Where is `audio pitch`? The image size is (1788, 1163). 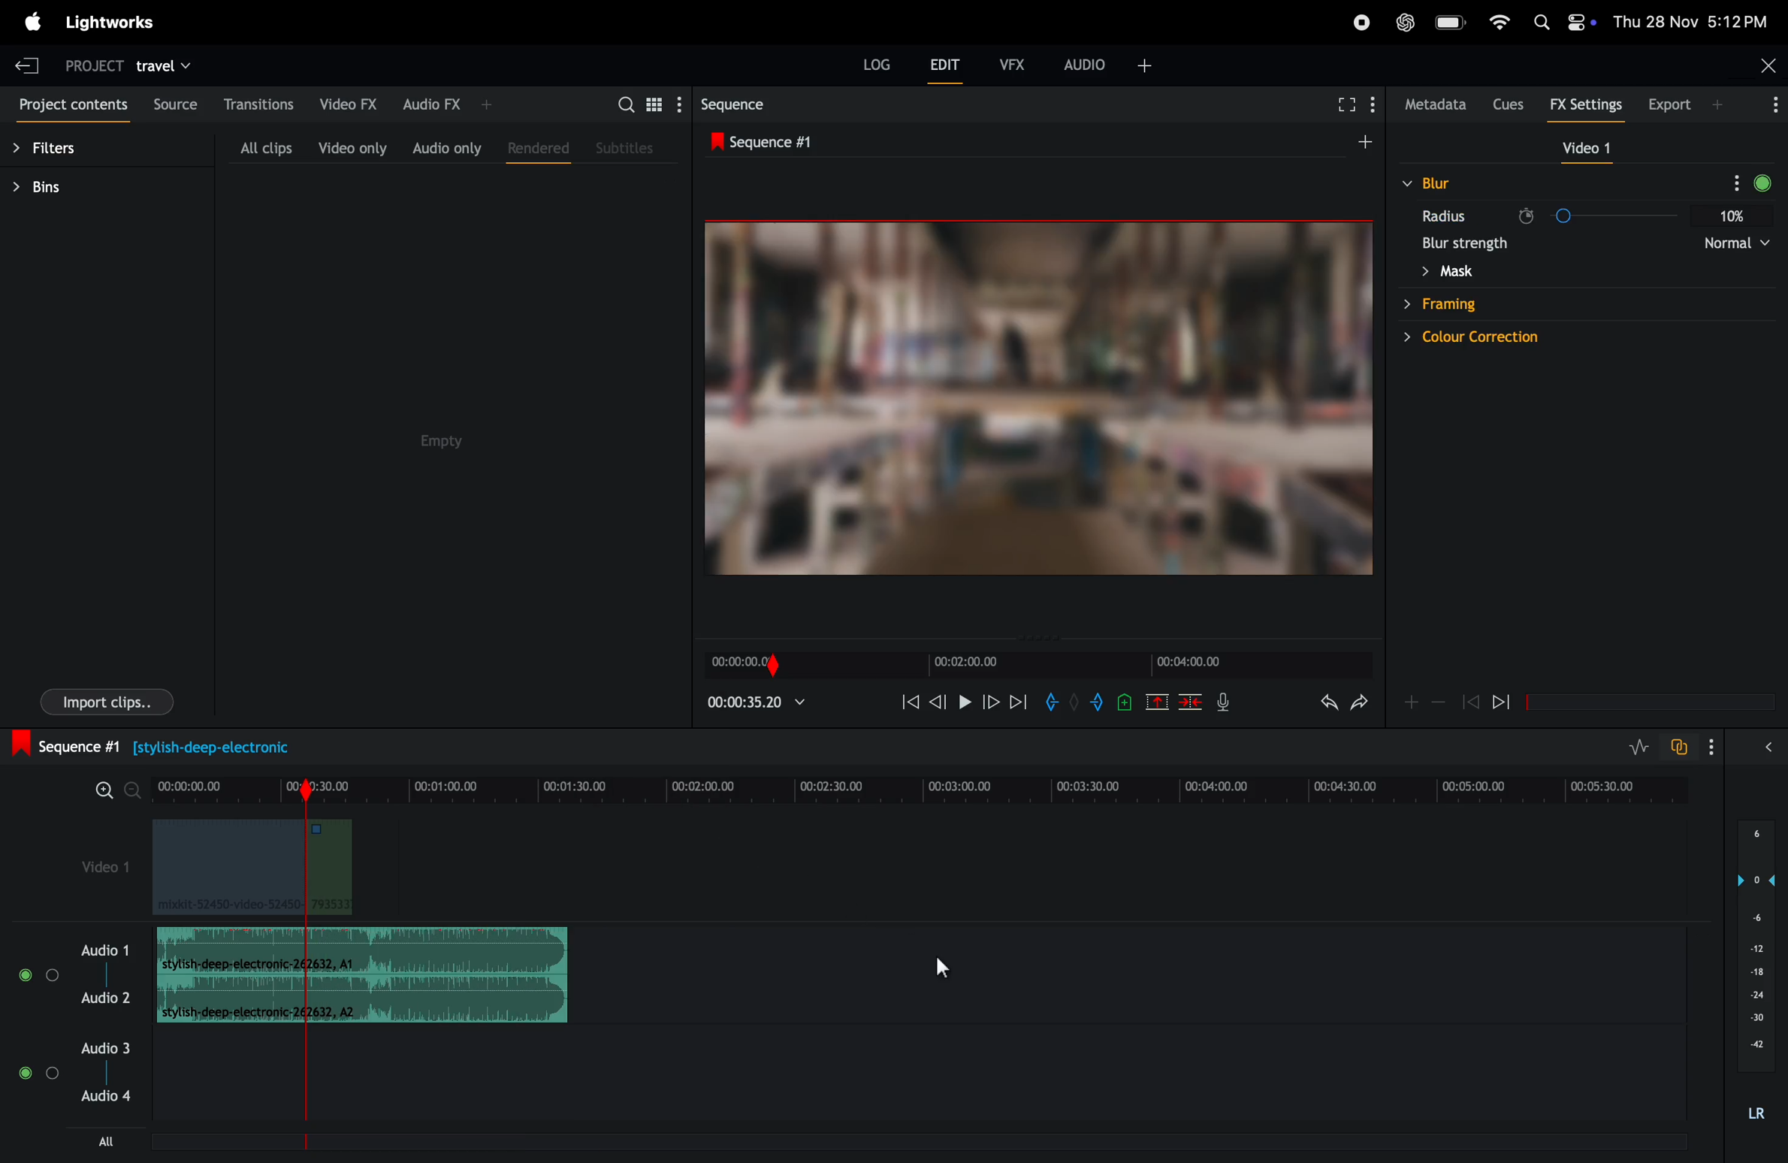 audio pitch is located at coordinates (1756, 969).